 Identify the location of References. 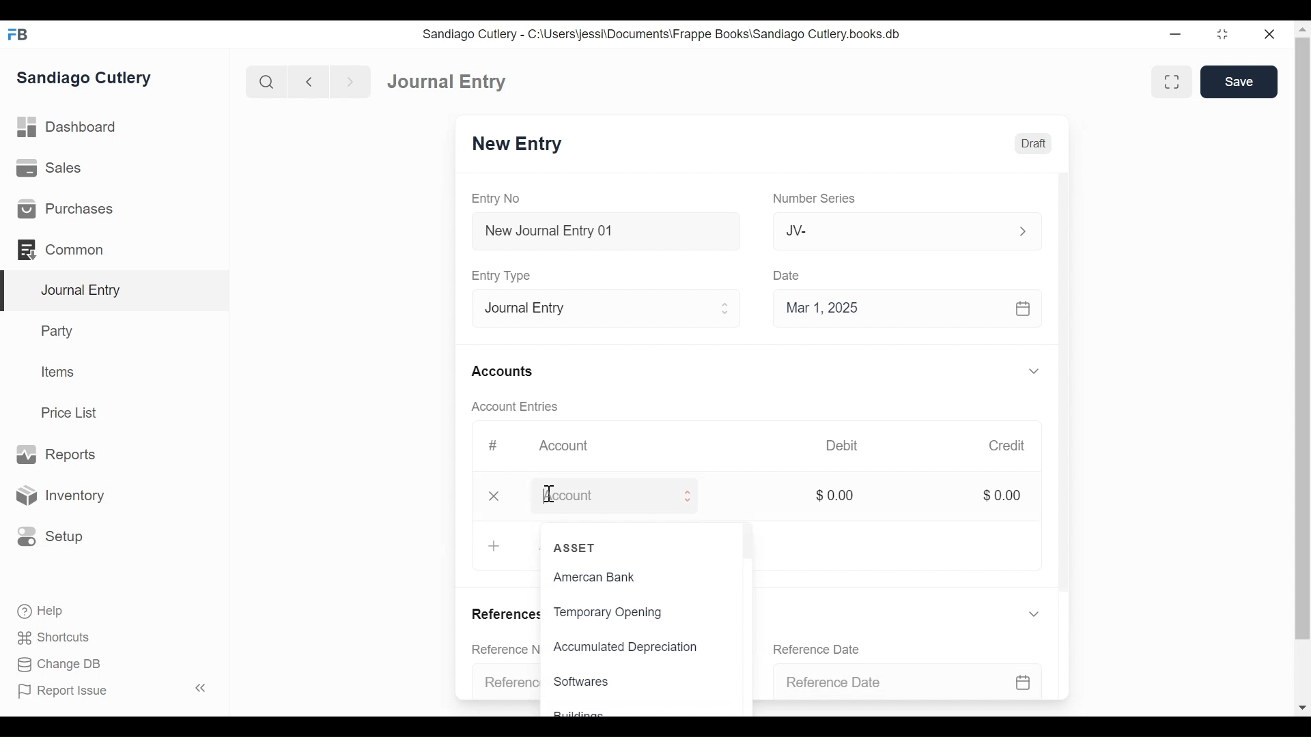
(505, 616).